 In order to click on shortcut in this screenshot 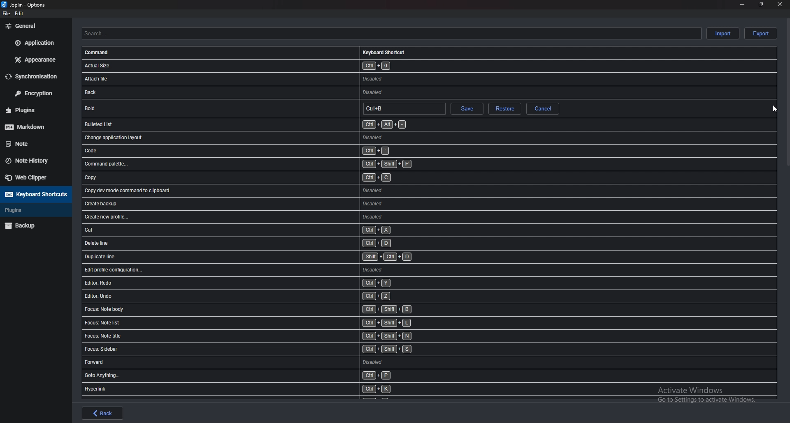, I will do `click(221, 107)`.